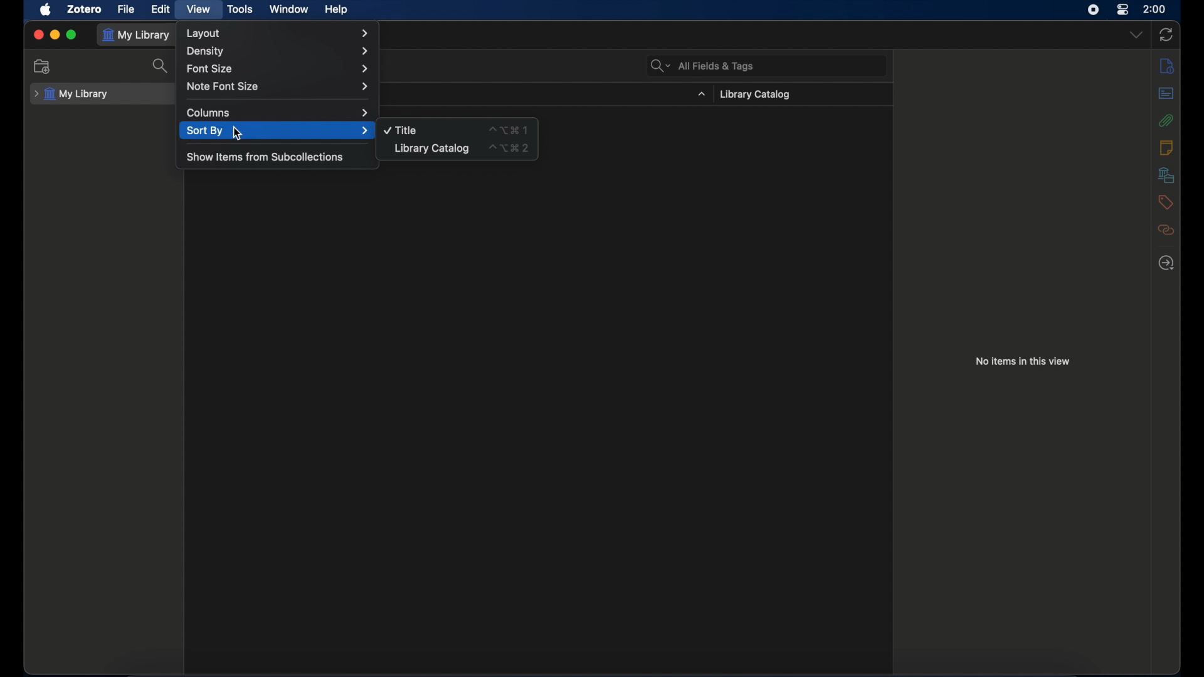  What do you see at coordinates (43, 66) in the screenshot?
I see `new collection` at bounding box center [43, 66].